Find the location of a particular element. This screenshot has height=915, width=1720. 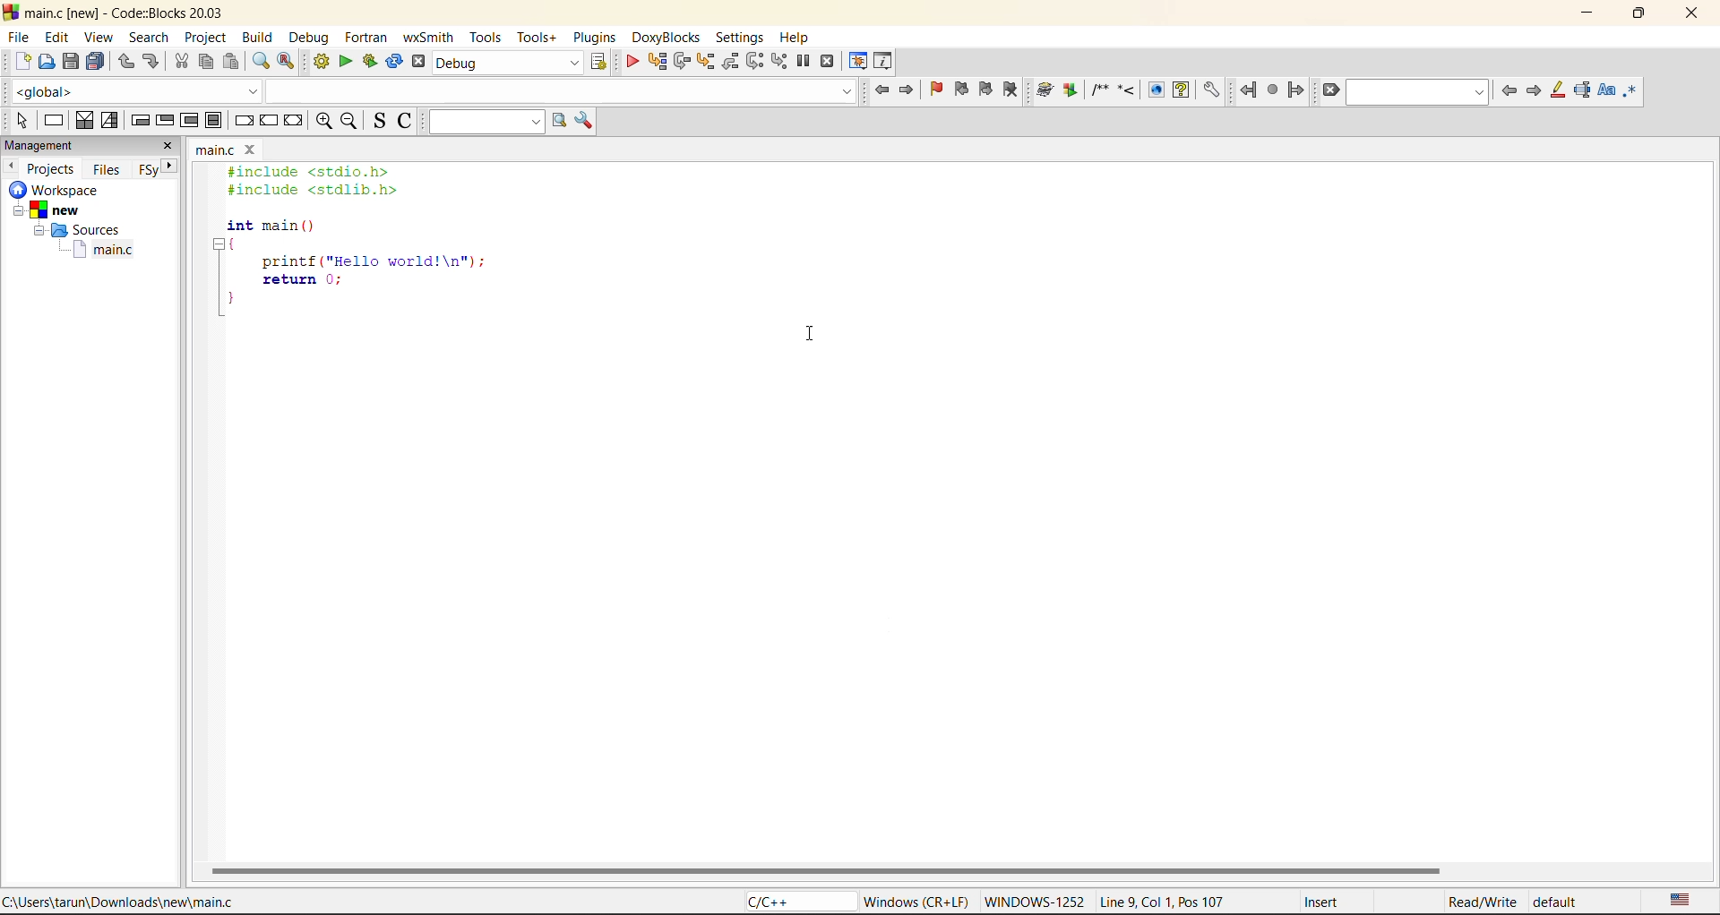

build is located at coordinates (322, 62).